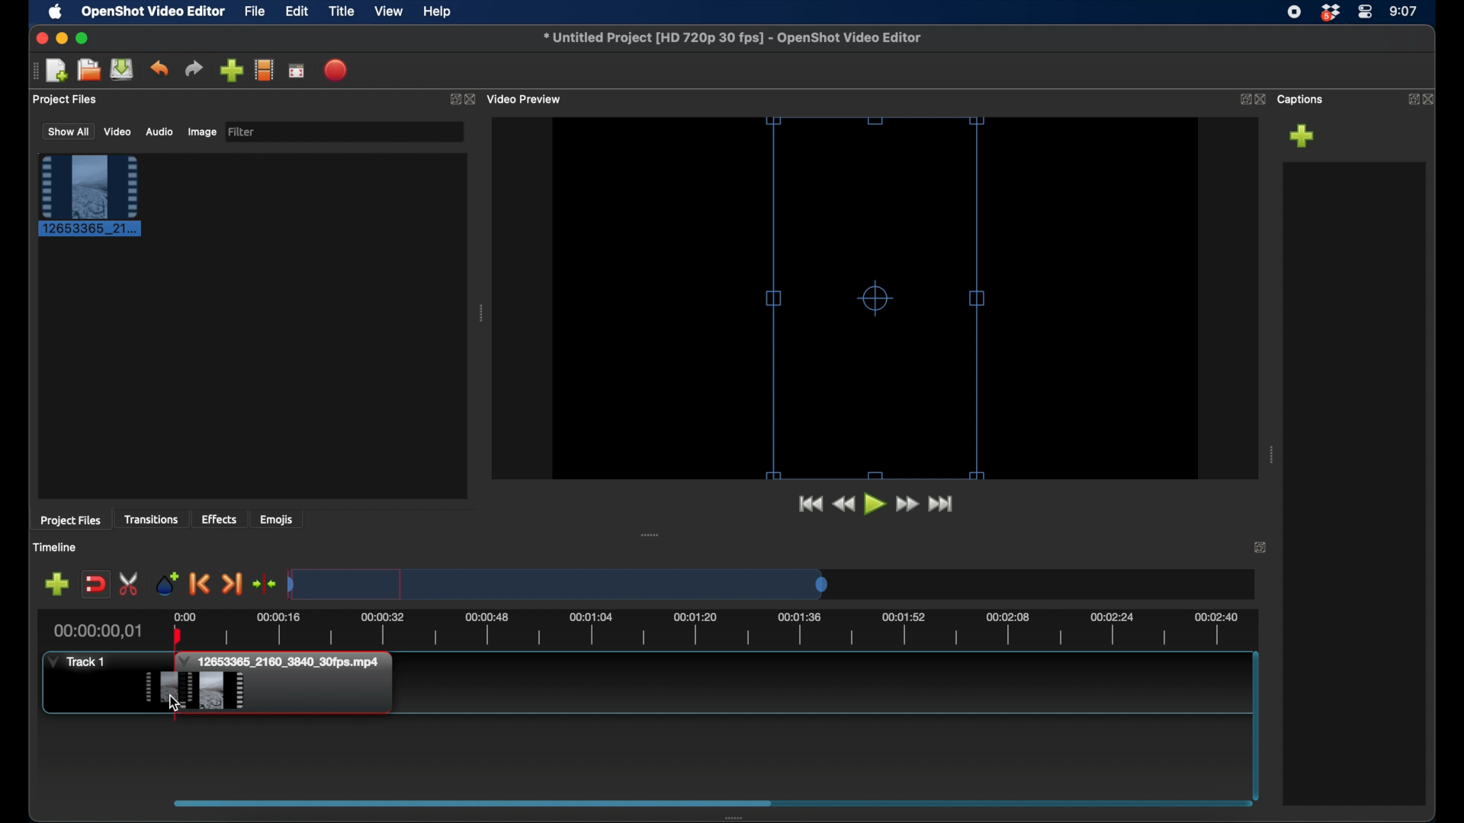 This screenshot has height=823, width=1464. I want to click on captions, so click(1302, 100).